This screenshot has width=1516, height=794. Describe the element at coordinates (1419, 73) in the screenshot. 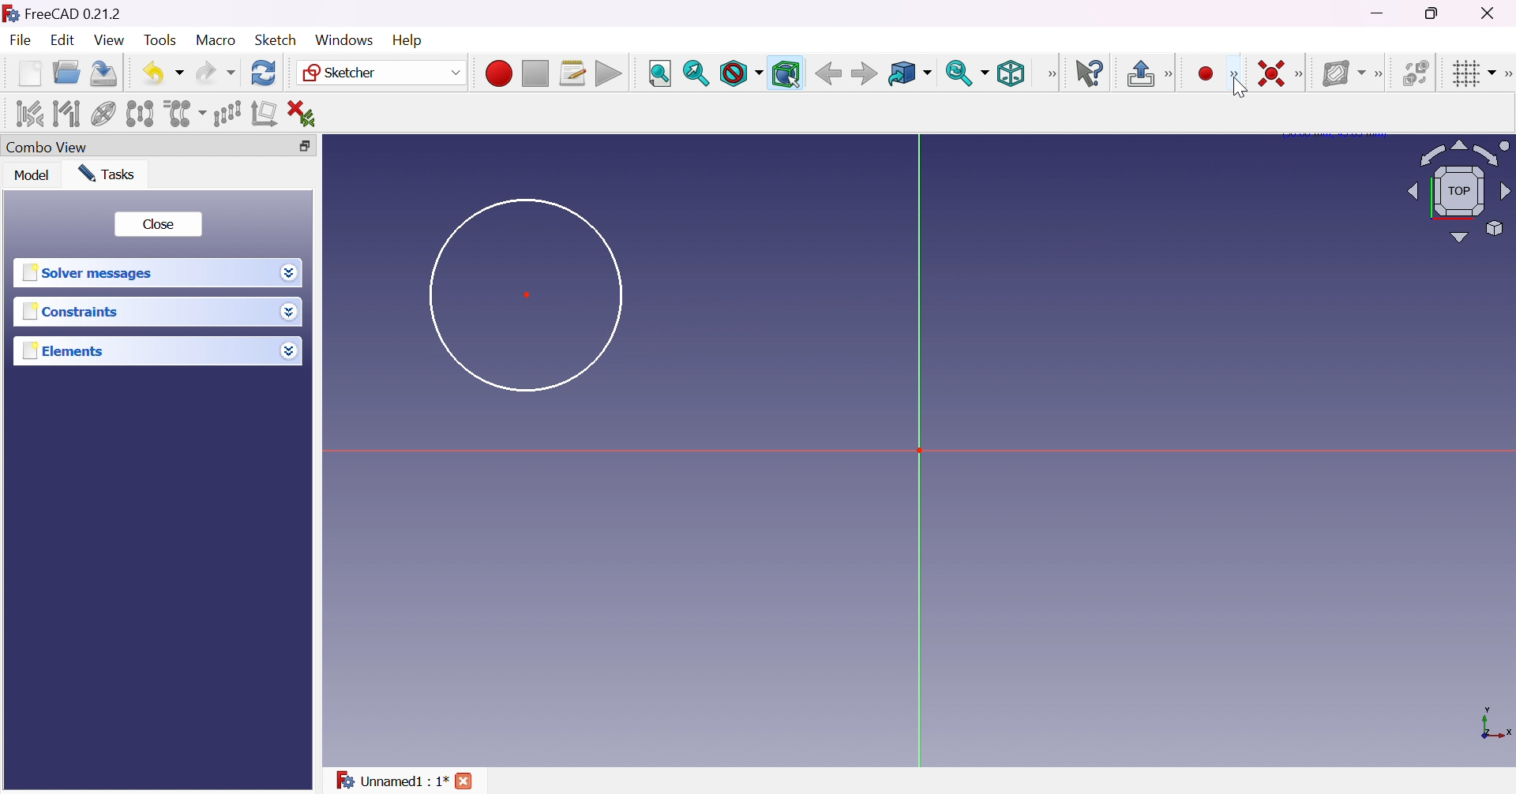

I see `Switch virtual space` at that location.